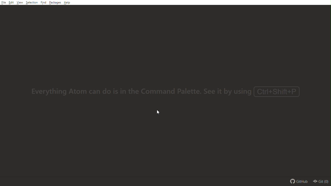 This screenshot has height=186, width=331. I want to click on Packages, so click(55, 3).